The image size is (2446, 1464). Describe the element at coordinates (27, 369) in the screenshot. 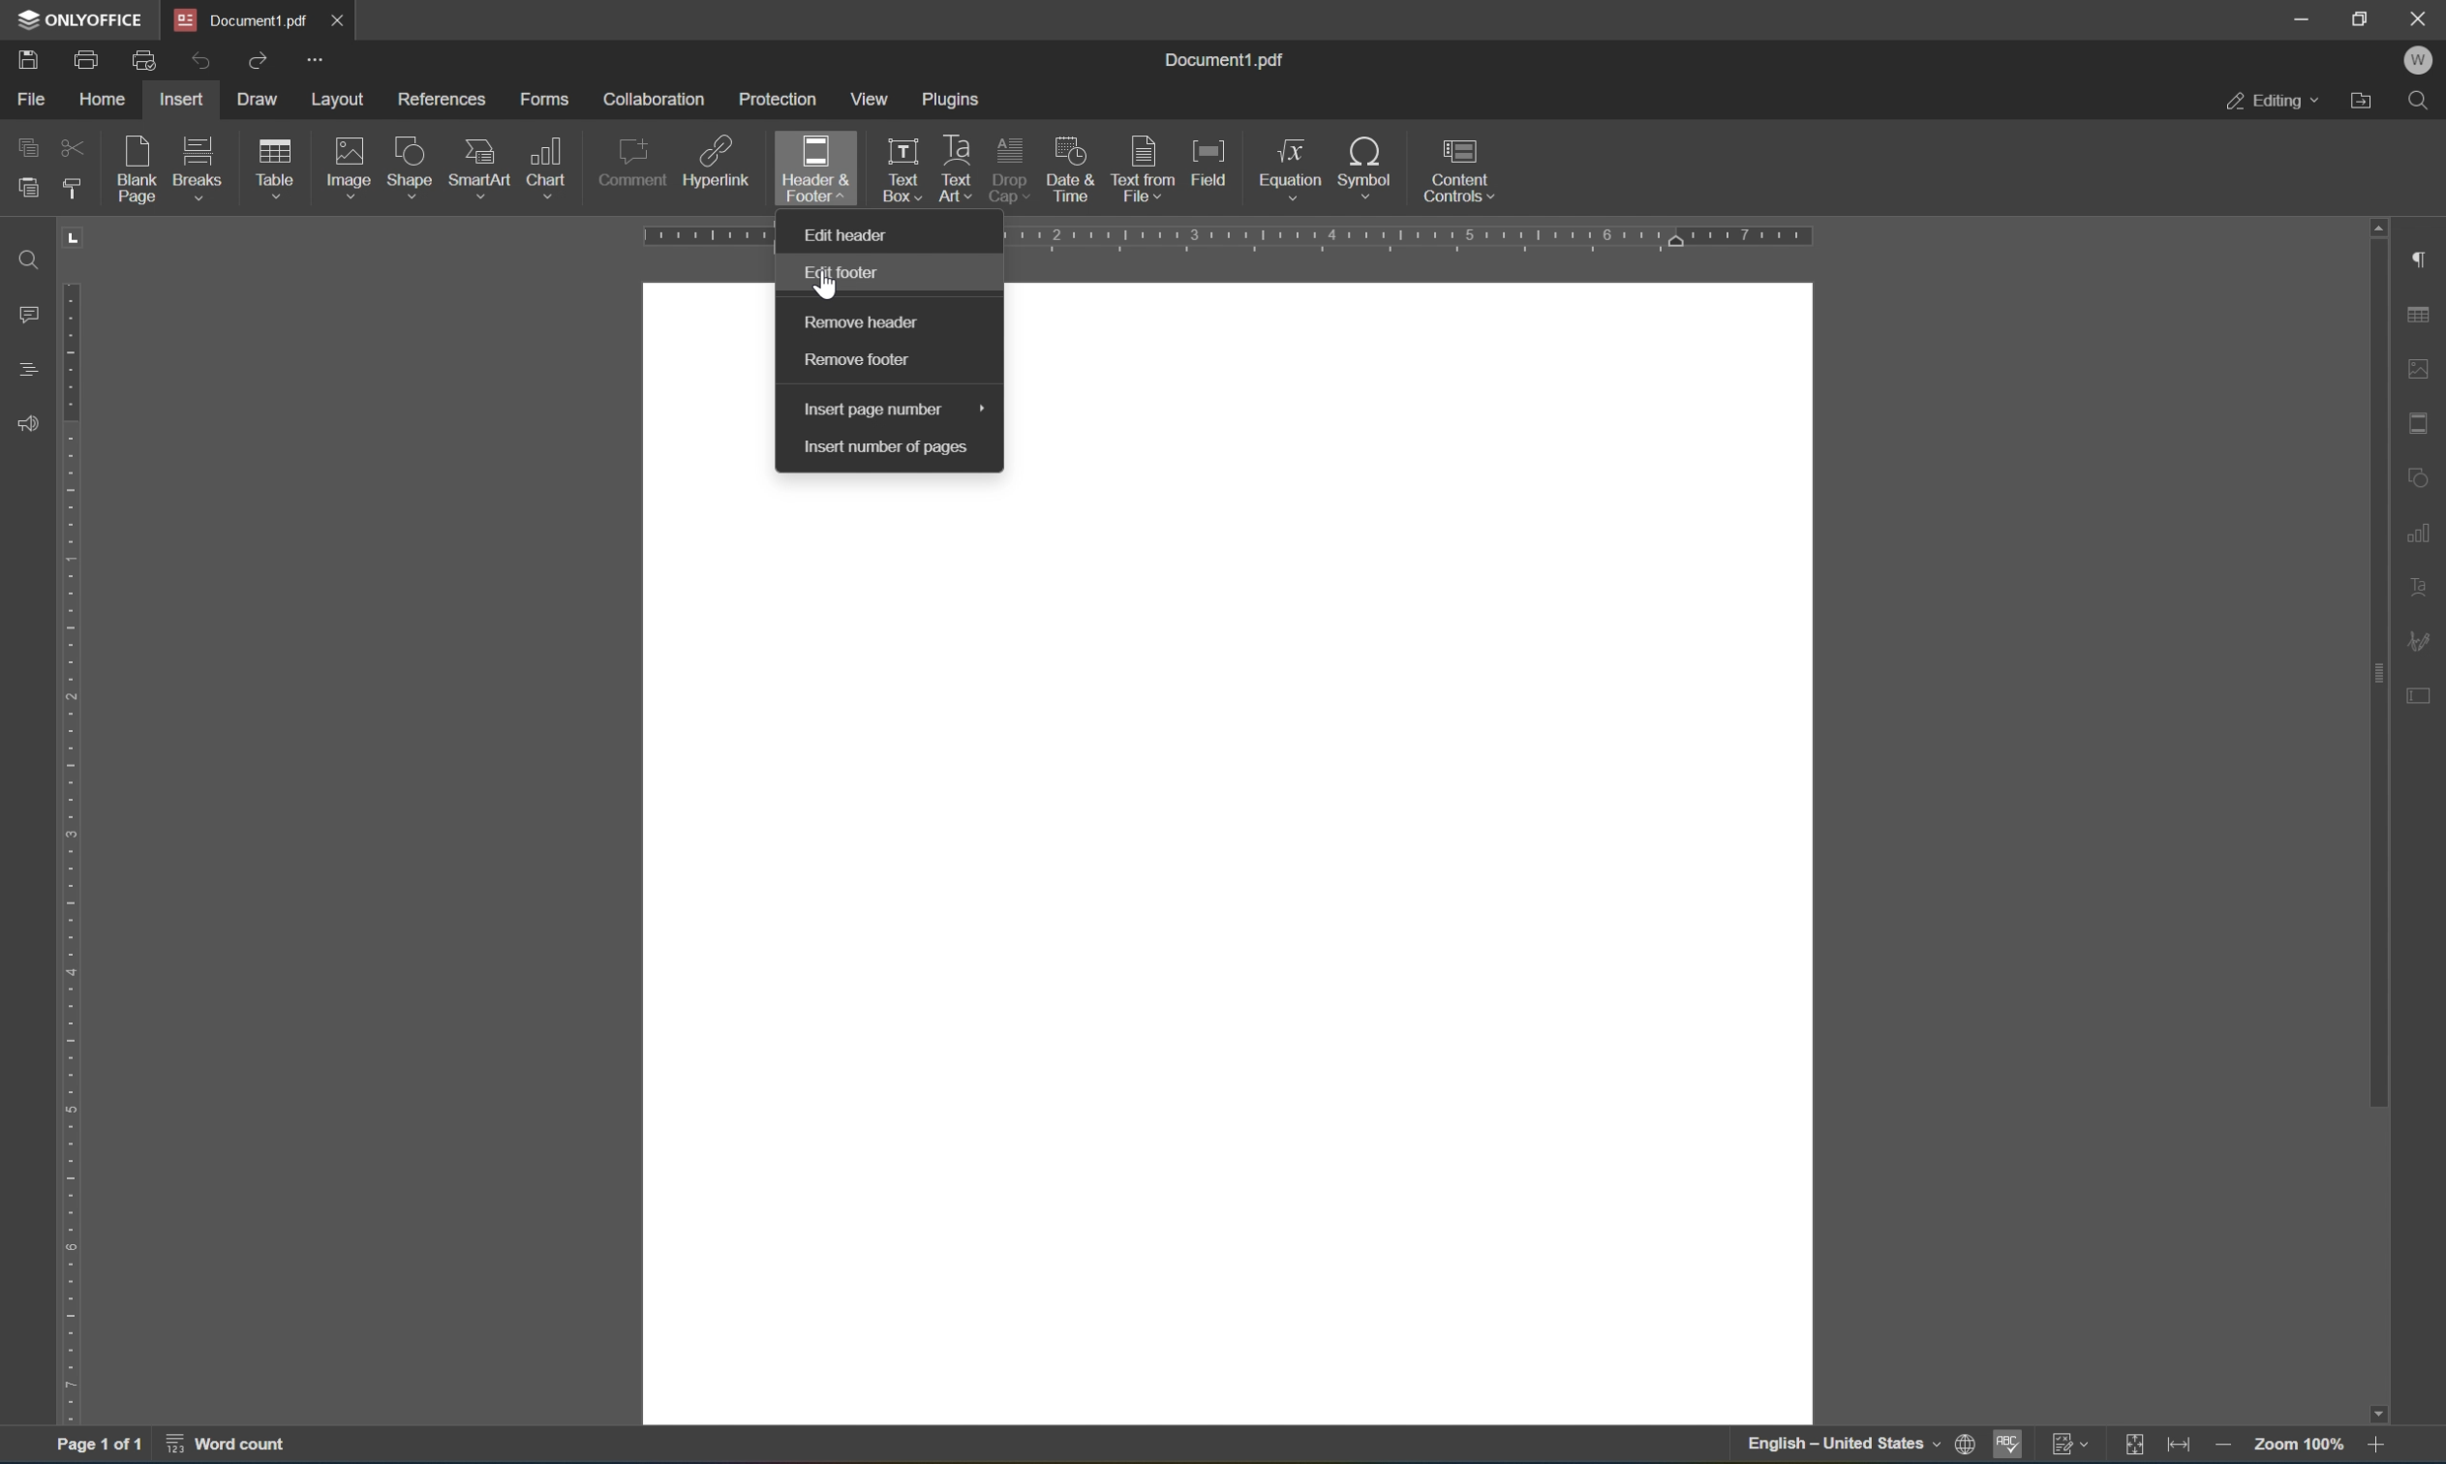

I see `headings` at that location.